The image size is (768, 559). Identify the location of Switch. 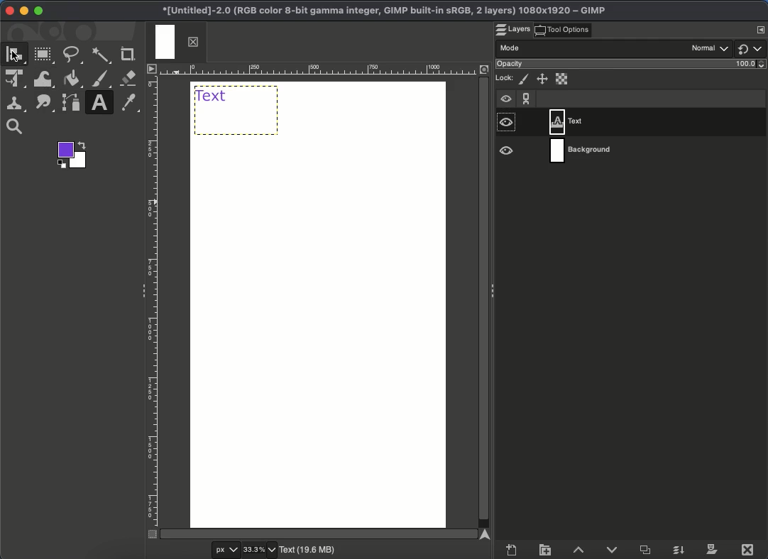
(751, 49).